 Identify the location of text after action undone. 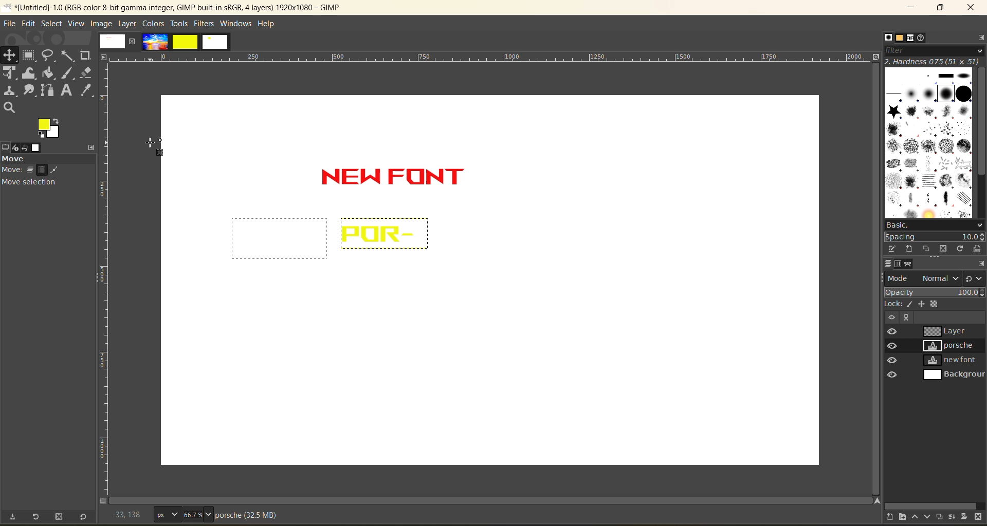
(383, 234).